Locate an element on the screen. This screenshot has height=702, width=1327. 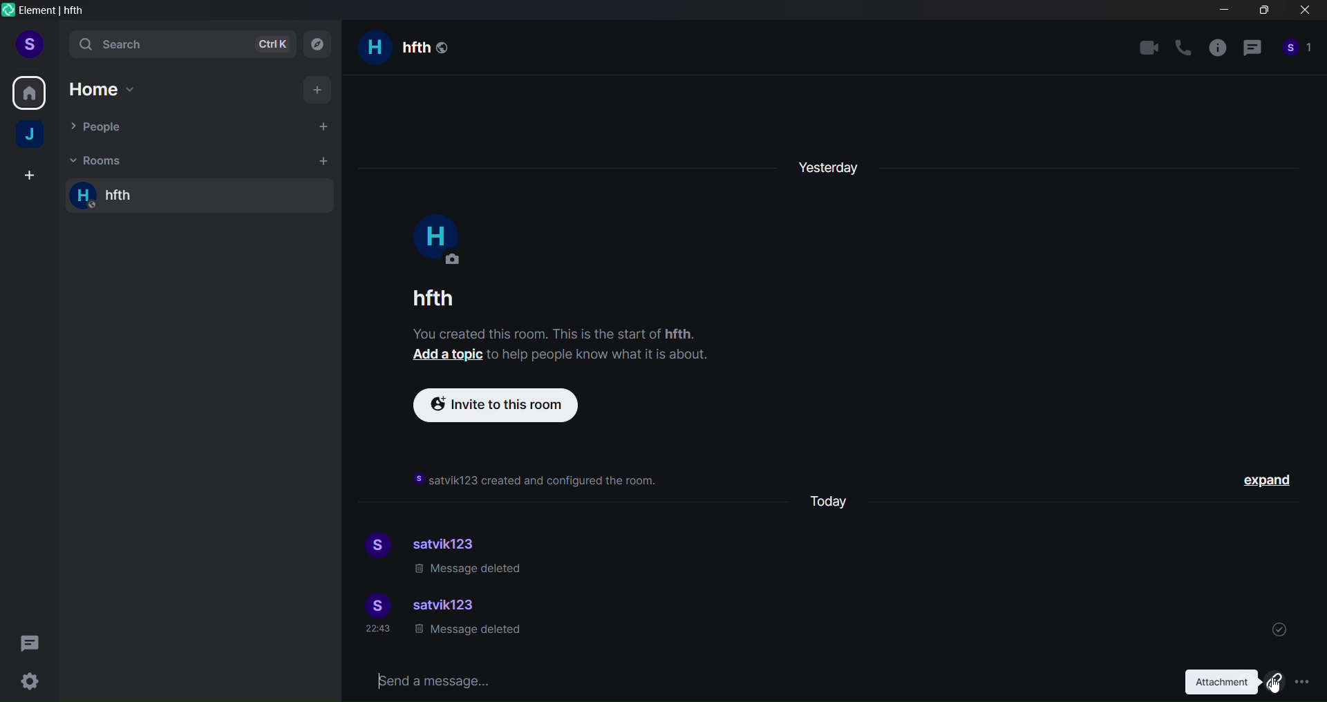
home options is located at coordinates (112, 90).